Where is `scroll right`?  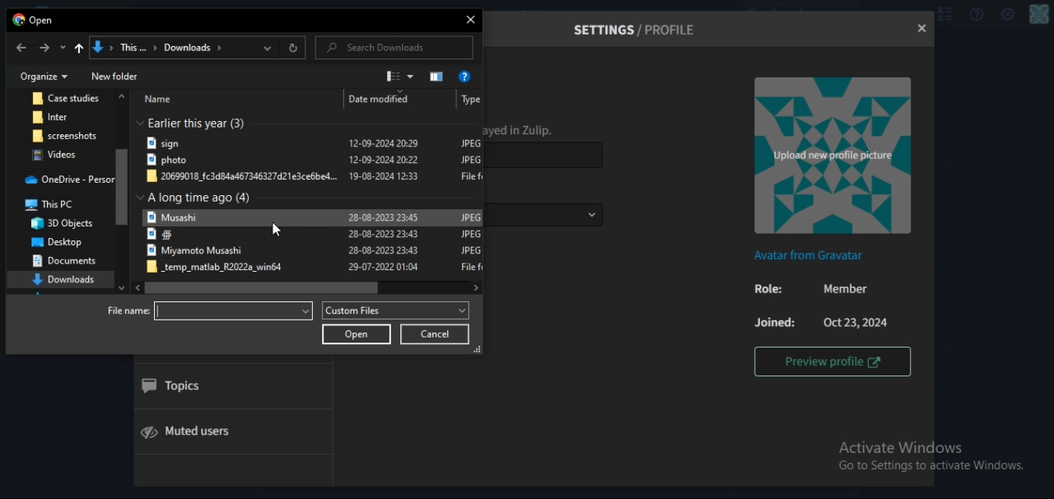
scroll right is located at coordinates (474, 287).